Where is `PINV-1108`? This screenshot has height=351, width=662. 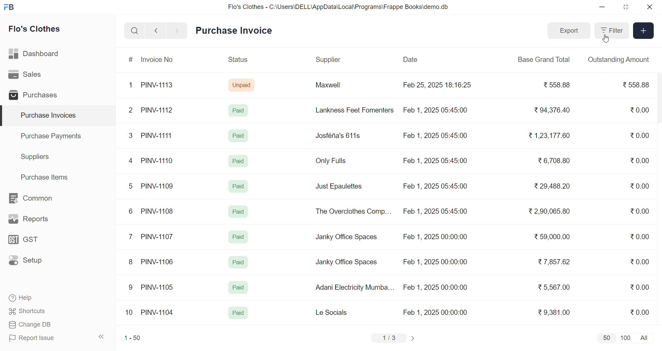
PINV-1108 is located at coordinates (158, 211).